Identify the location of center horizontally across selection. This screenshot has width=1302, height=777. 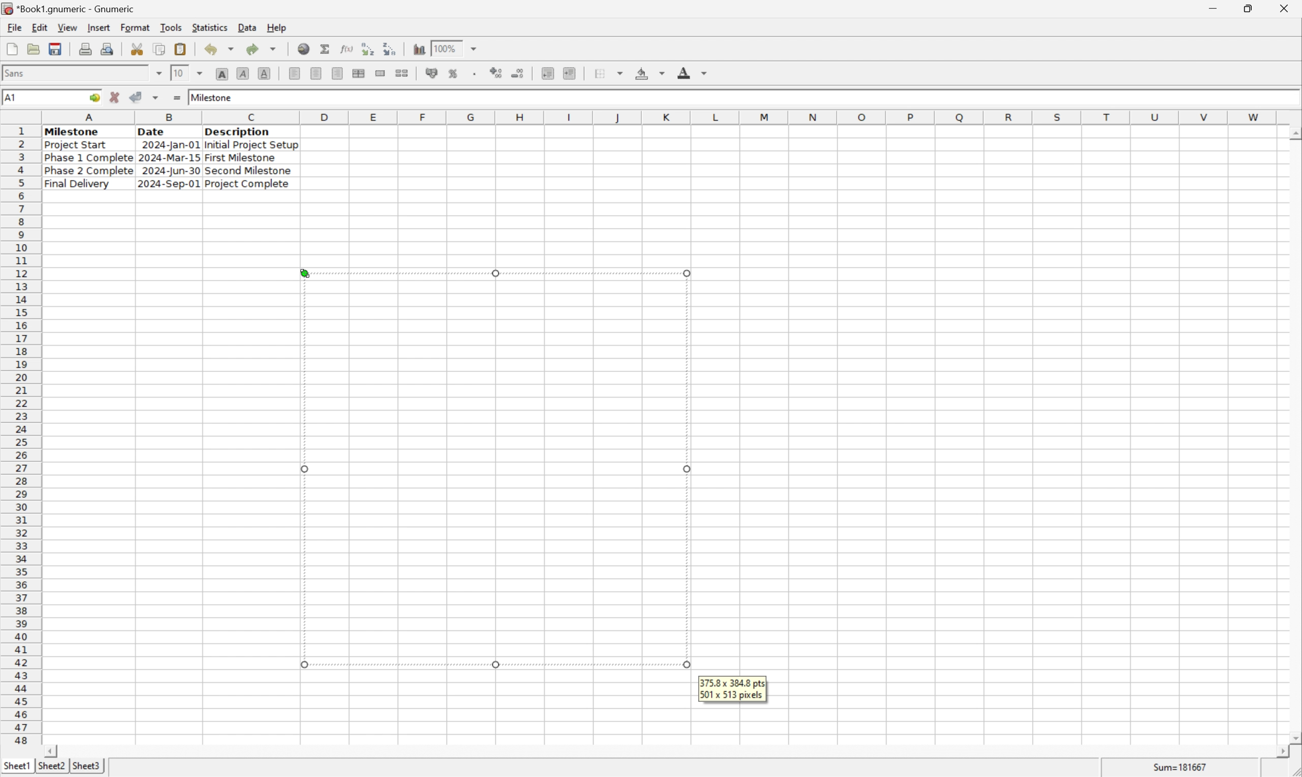
(359, 73).